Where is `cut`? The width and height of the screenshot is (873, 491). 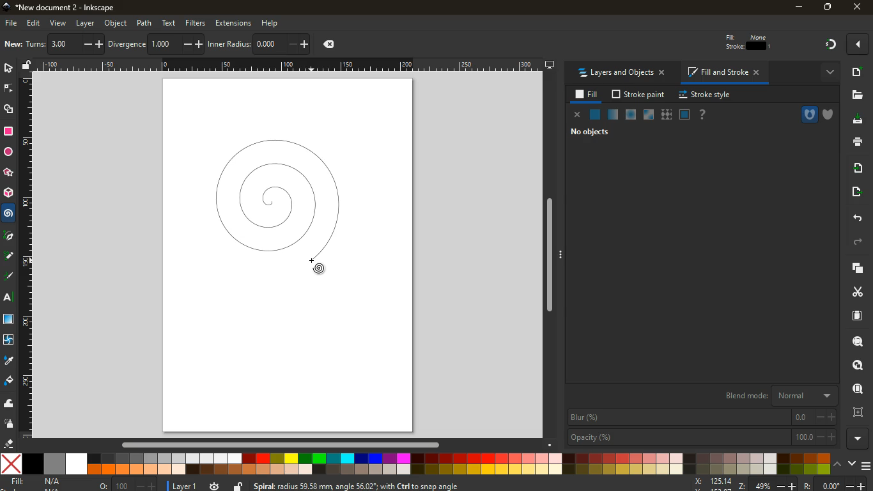 cut is located at coordinates (852, 292).